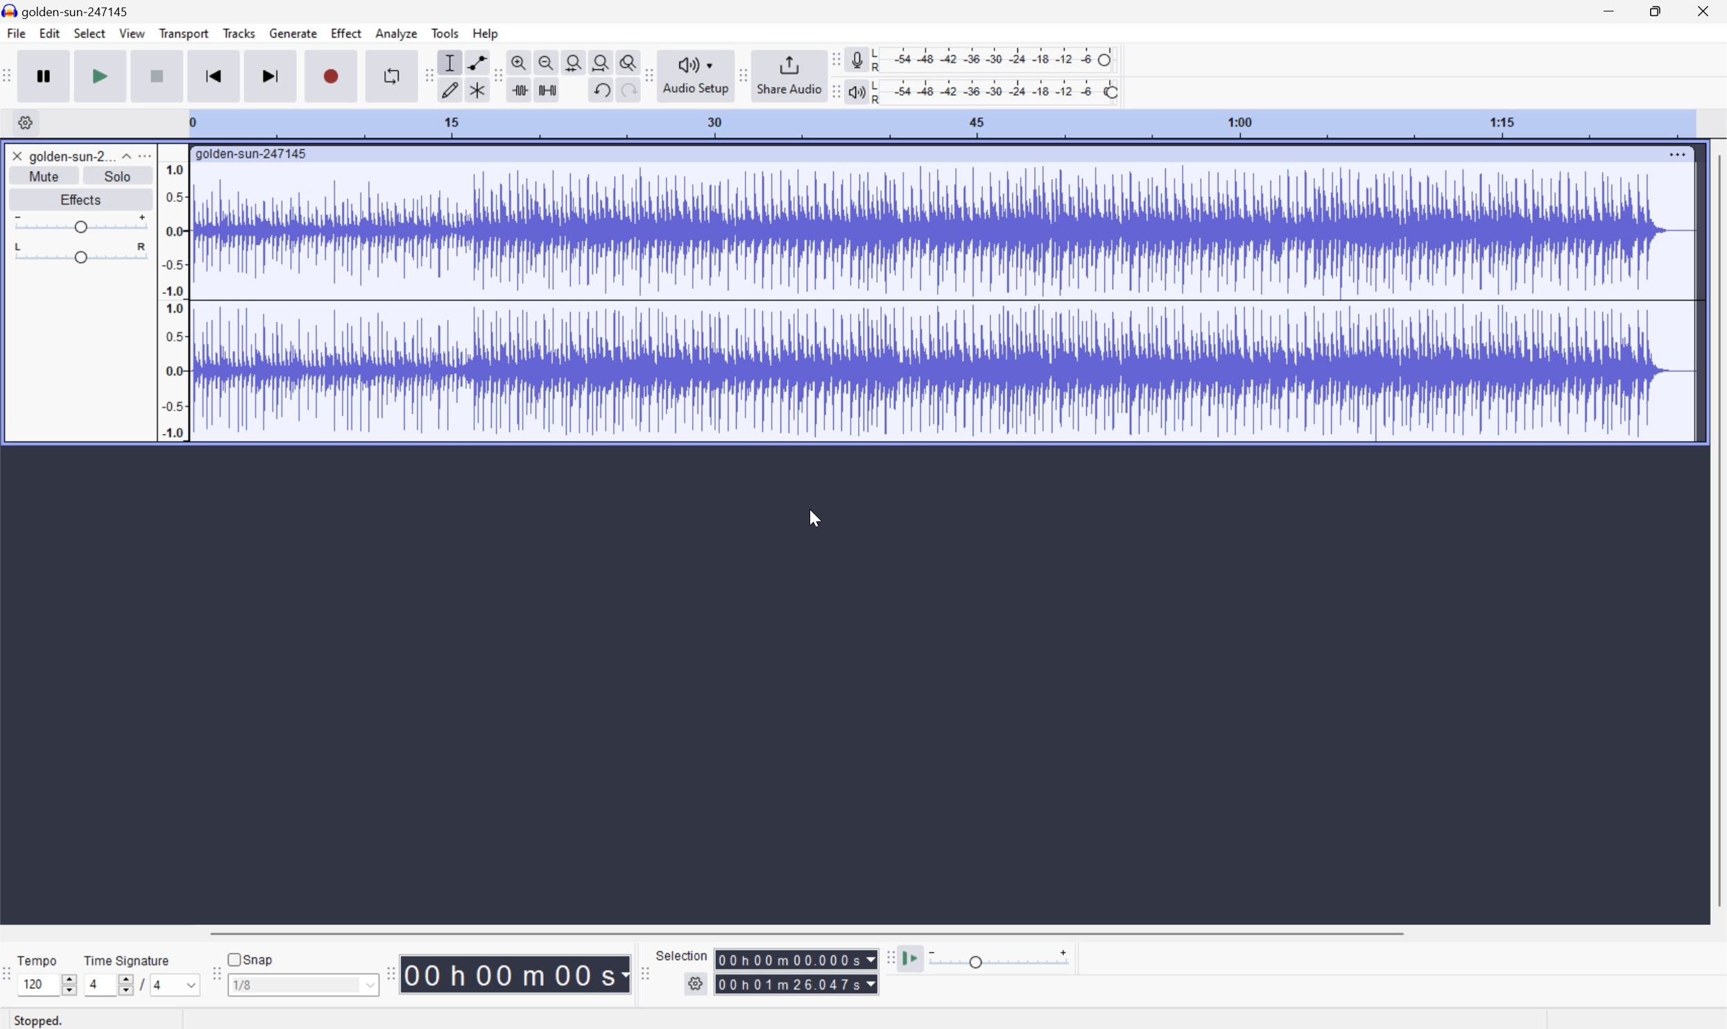  What do you see at coordinates (744, 76) in the screenshot?
I see `Audacity share audio toolbar` at bounding box center [744, 76].